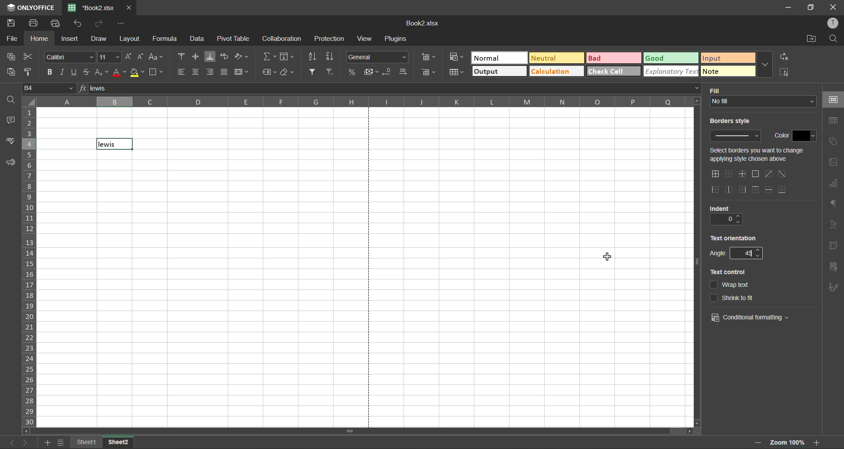  I want to click on increase indent, so click(741, 215).